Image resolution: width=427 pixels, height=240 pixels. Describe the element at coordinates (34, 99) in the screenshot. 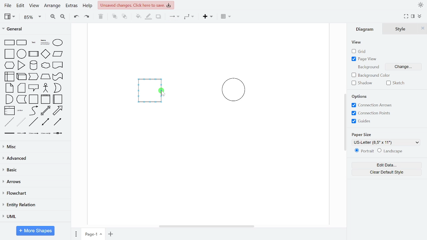

I see `container` at that location.